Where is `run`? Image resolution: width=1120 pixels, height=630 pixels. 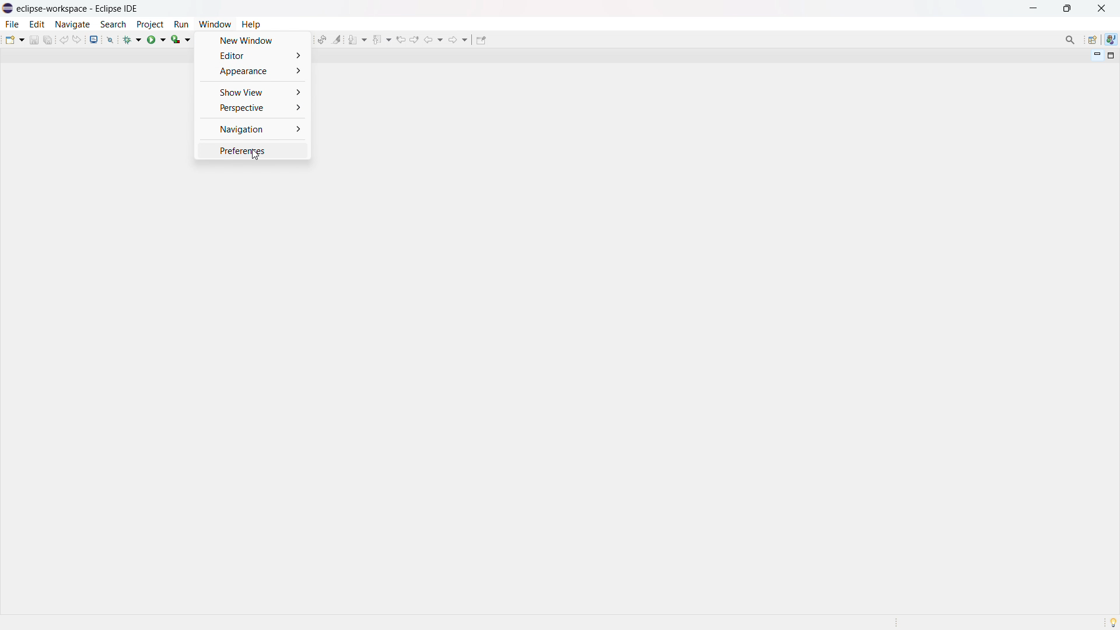 run is located at coordinates (156, 39).